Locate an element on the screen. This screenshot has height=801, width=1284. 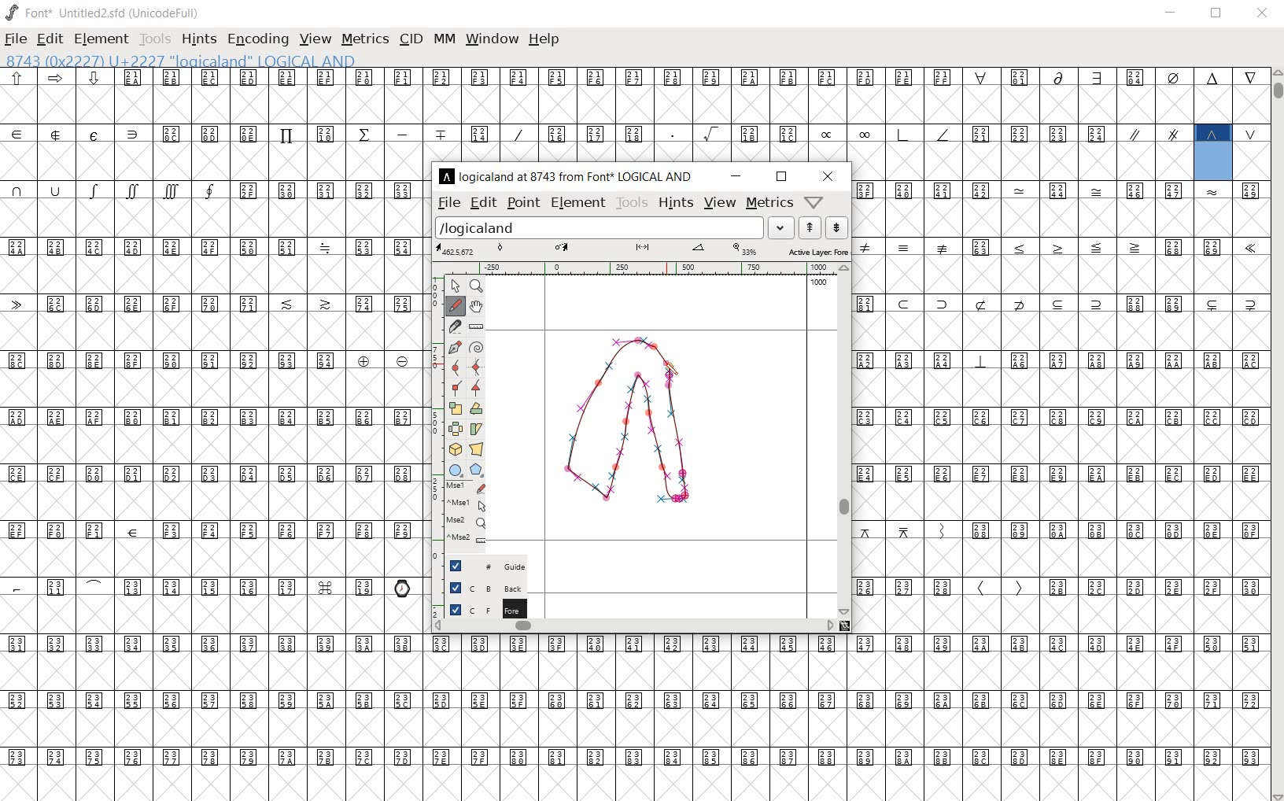
element is located at coordinates (578, 202).